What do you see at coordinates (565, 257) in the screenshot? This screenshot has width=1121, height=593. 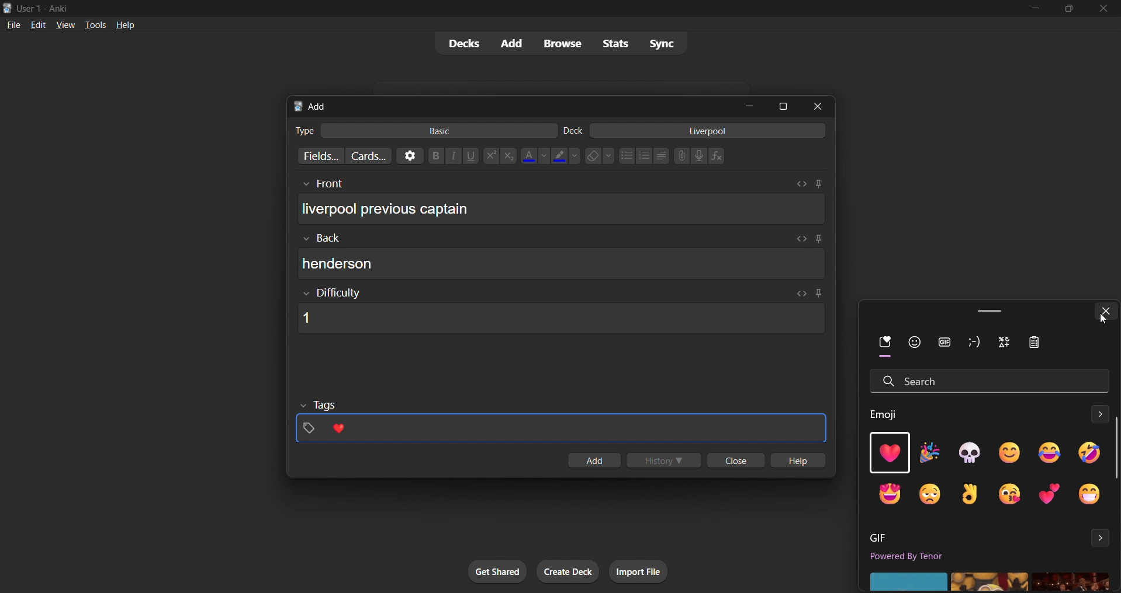 I see `card back input box` at bounding box center [565, 257].